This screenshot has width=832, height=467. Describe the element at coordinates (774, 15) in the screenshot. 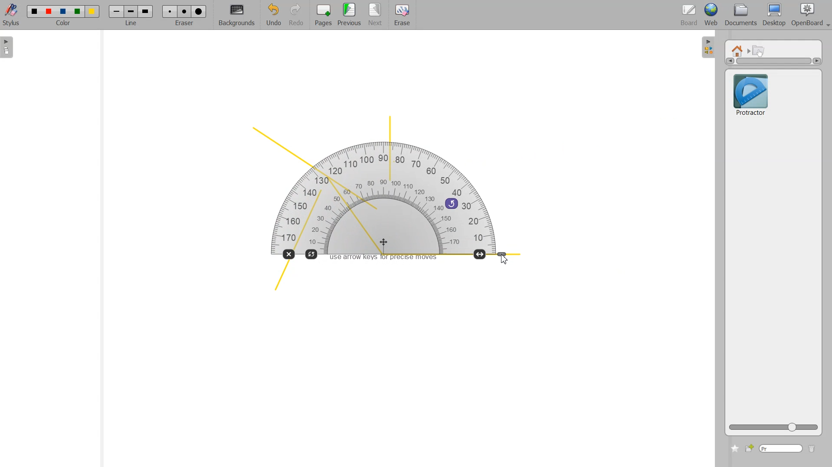

I see `Desktop` at that location.